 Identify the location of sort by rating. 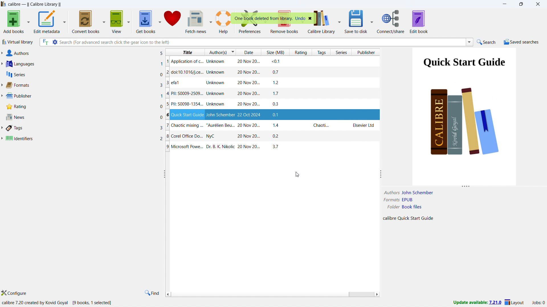
(302, 52).